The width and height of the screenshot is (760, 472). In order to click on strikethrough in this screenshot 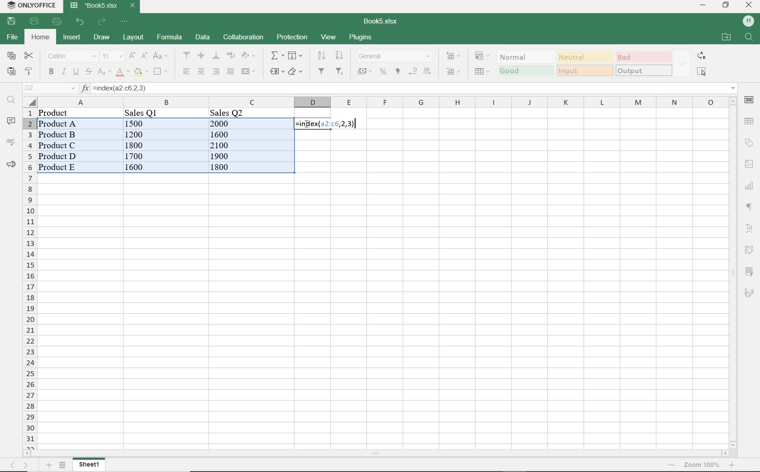, I will do `click(88, 71)`.